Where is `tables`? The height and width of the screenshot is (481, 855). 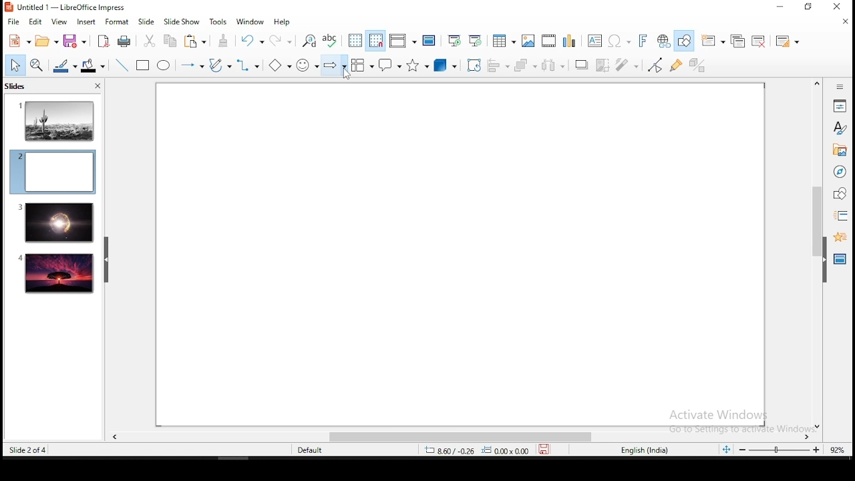 tables is located at coordinates (503, 39).